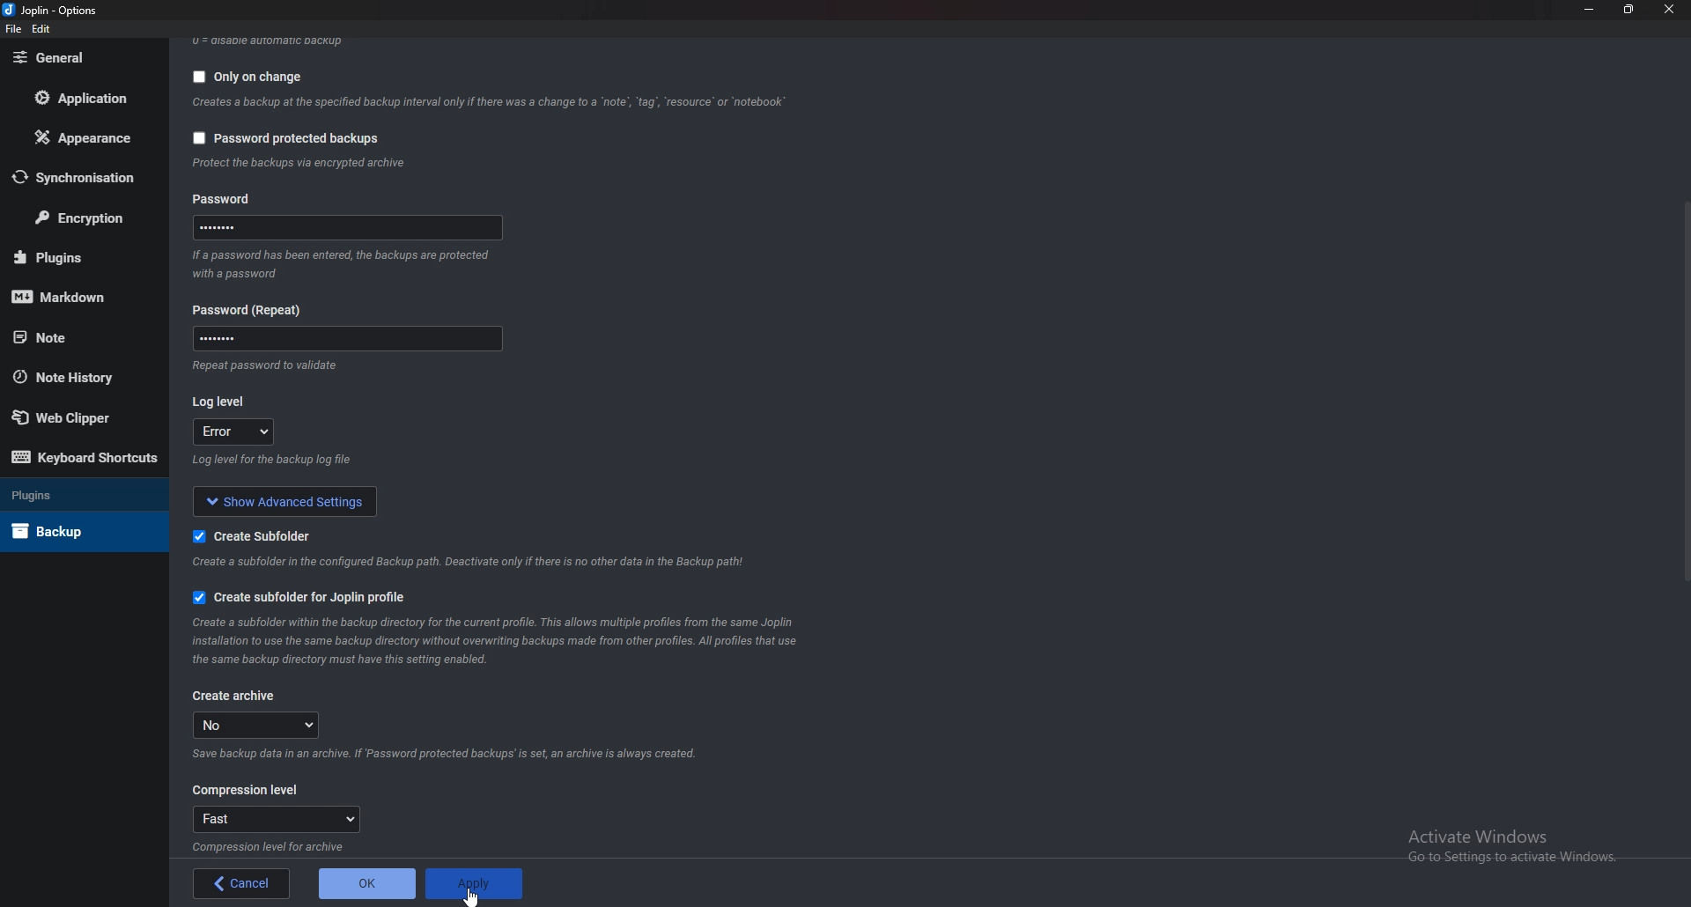 The width and height of the screenshot is (1691, 907). Describe the element at coordinates (257, 726) in the screenshot. I see `no` at that location.